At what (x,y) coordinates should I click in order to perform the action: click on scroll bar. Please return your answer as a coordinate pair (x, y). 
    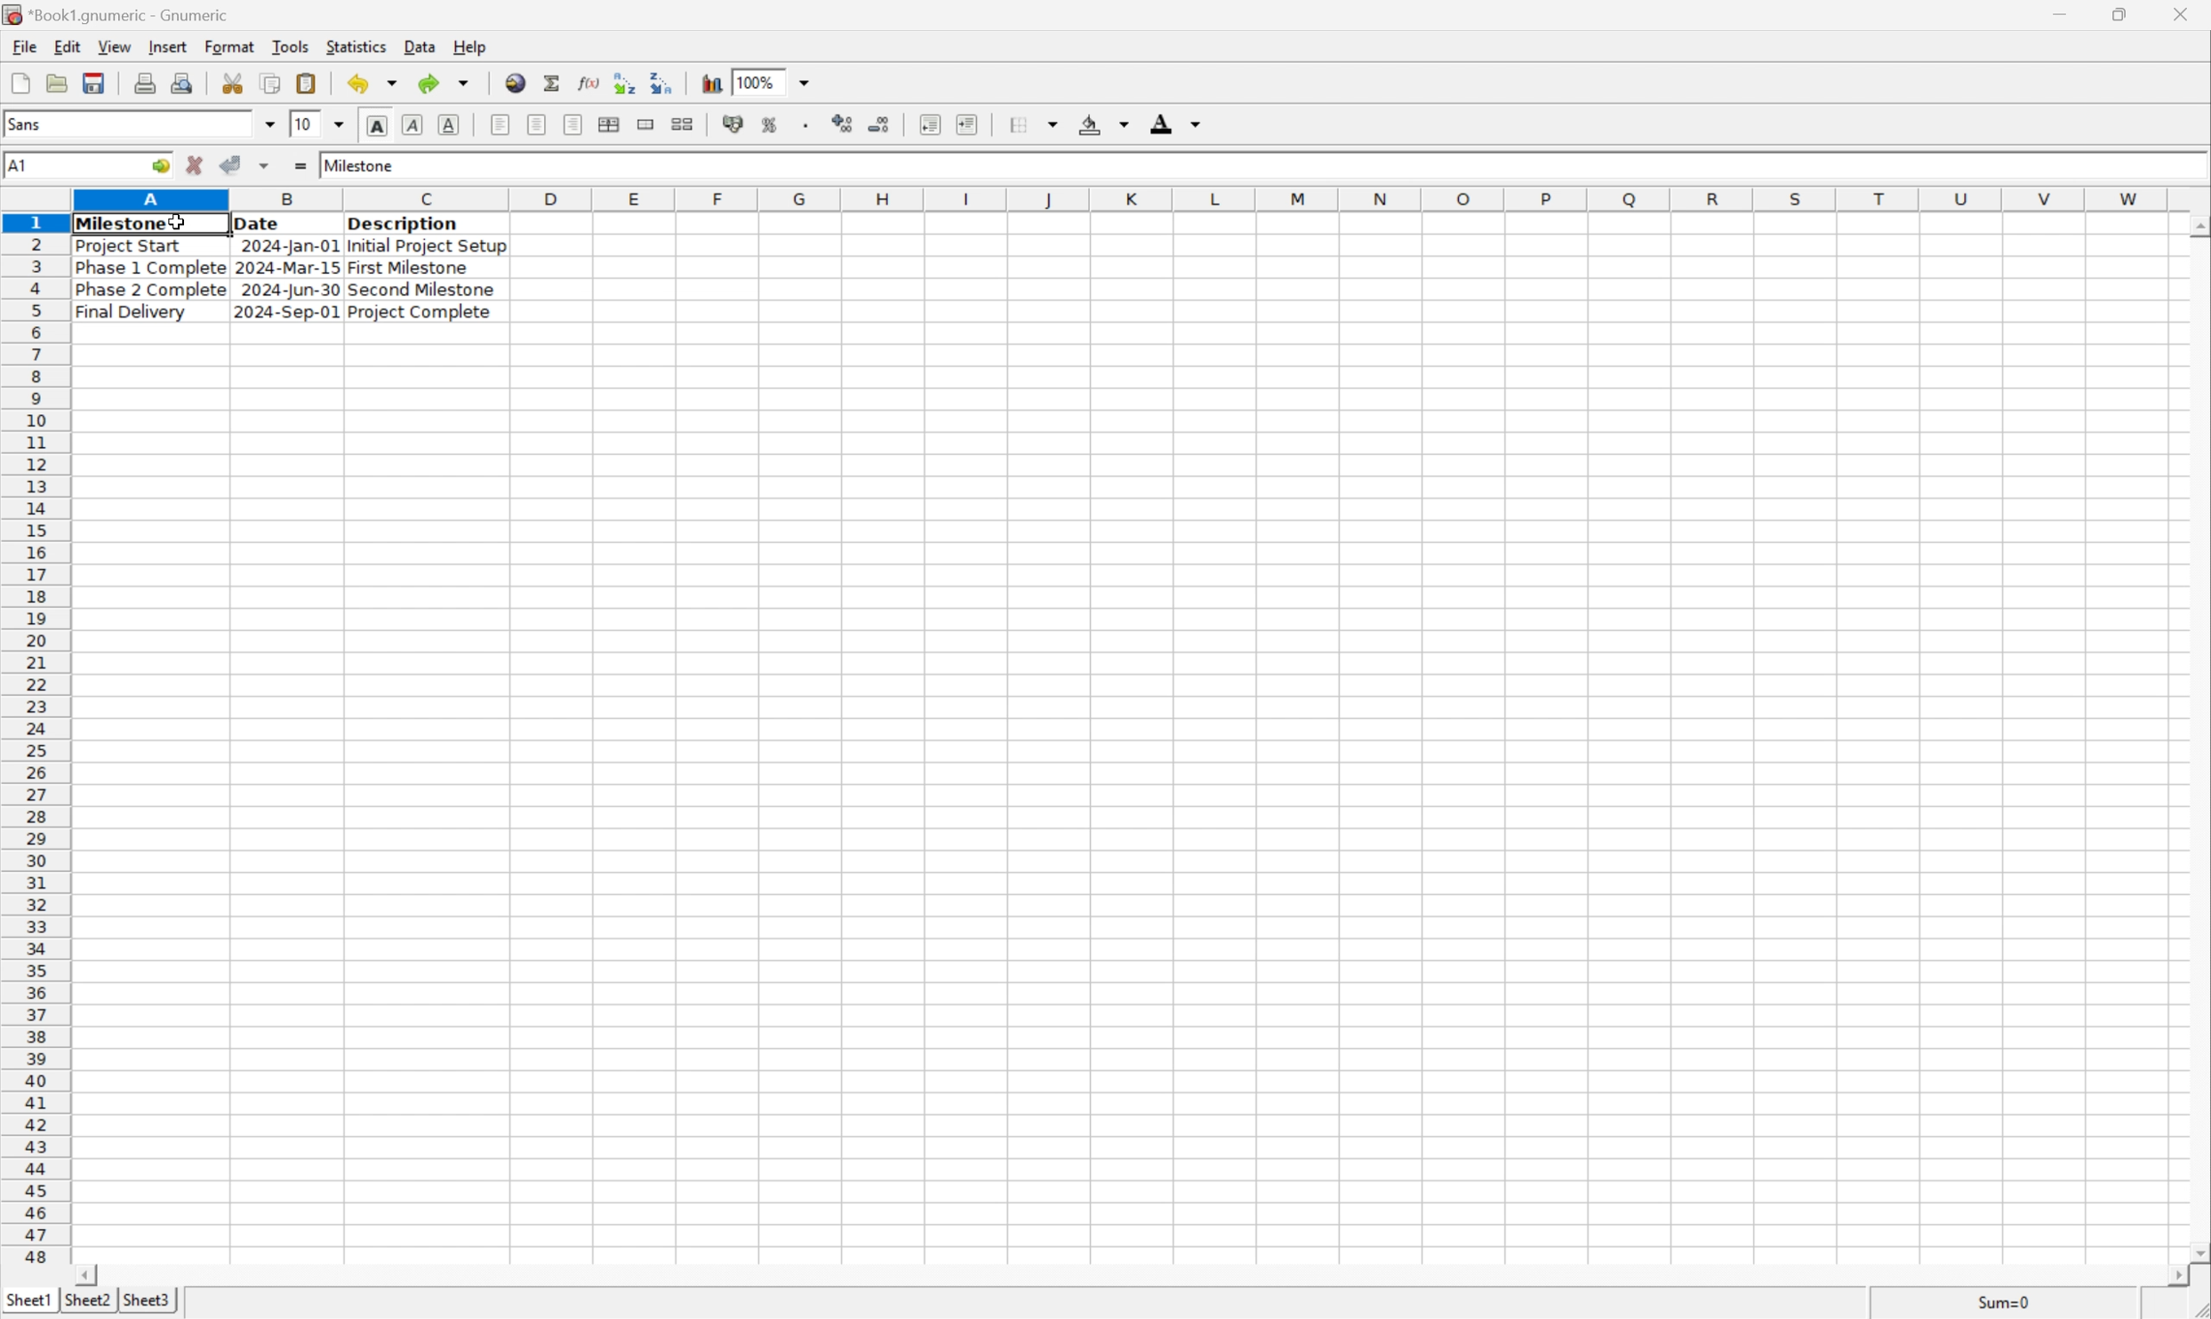
    Looking at the image, I should click on (1131, 1275).